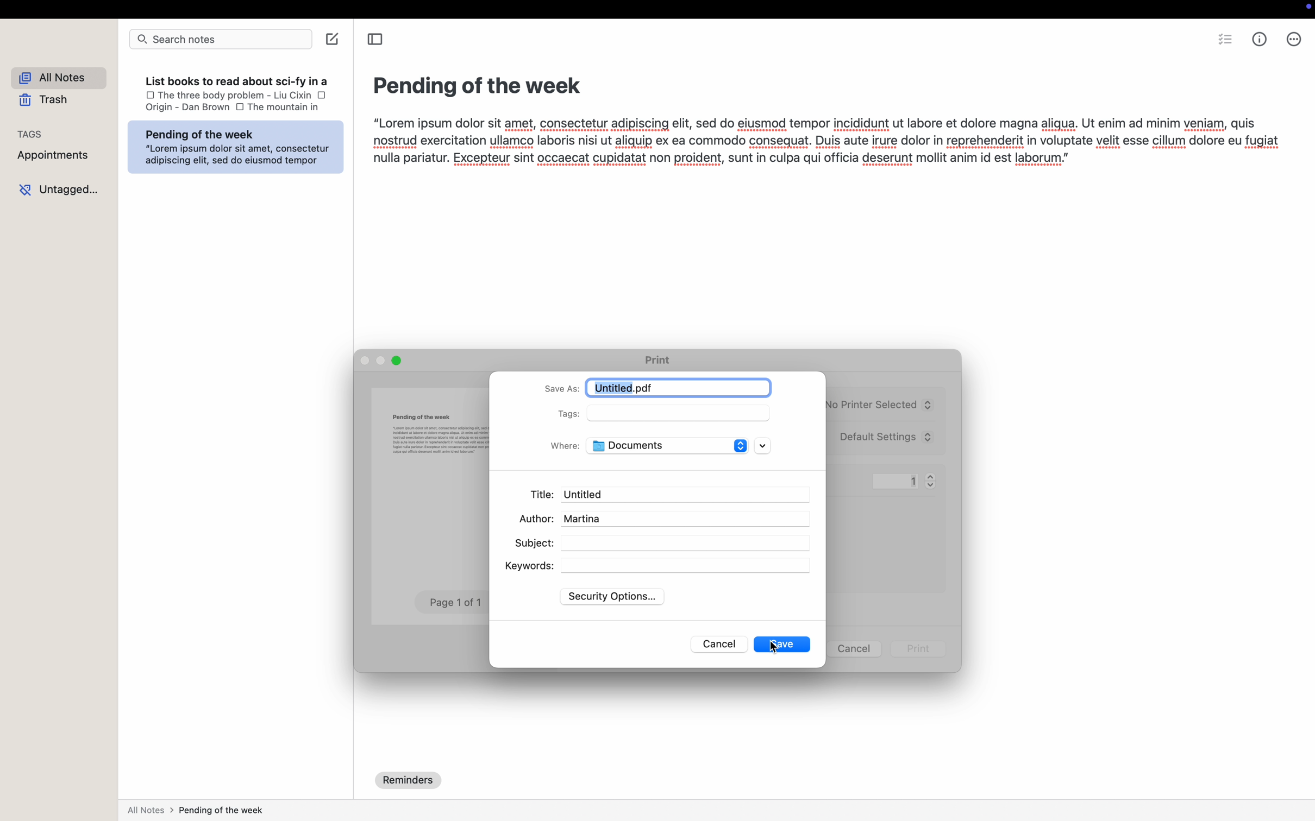 This screenshot has width=1315, height=821. Describe the element at coordinates (54, 160) in the screenshot. I see `appointments` at that location.